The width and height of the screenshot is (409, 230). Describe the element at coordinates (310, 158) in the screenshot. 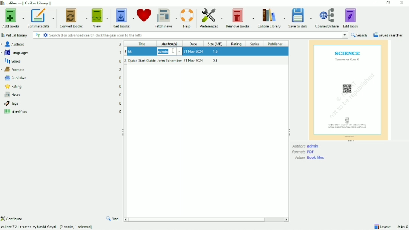

I see `Folder` at that location.